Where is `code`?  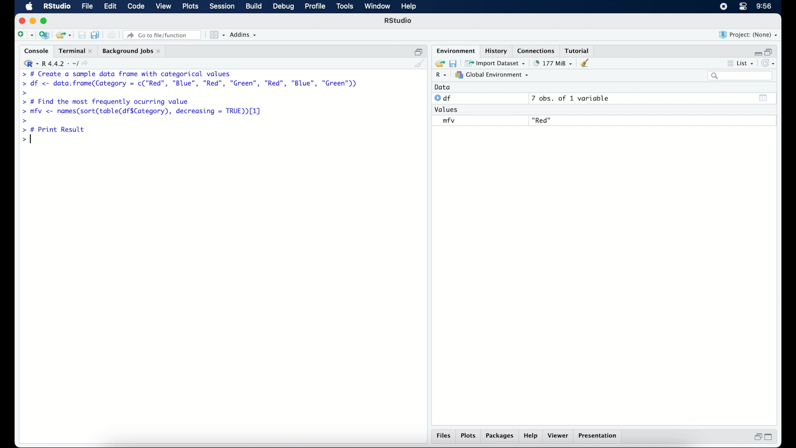 code is located at coordinates (136, 7).